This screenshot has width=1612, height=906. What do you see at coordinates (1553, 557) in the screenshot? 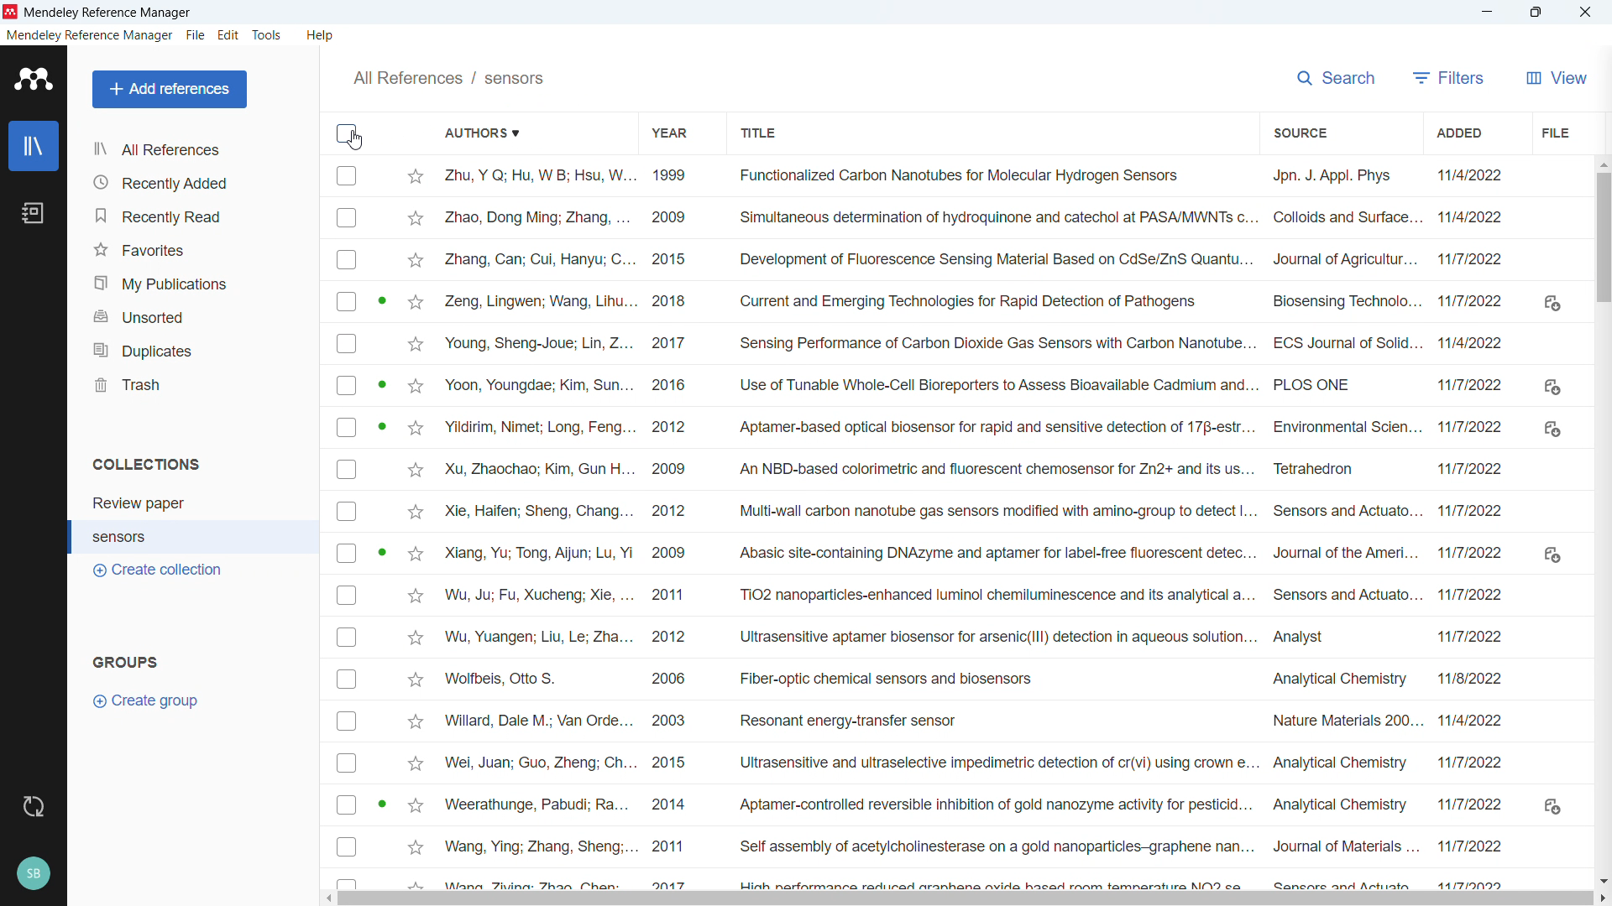
I see `Download links where Pdfs available` at bounding box center [1553, 557].